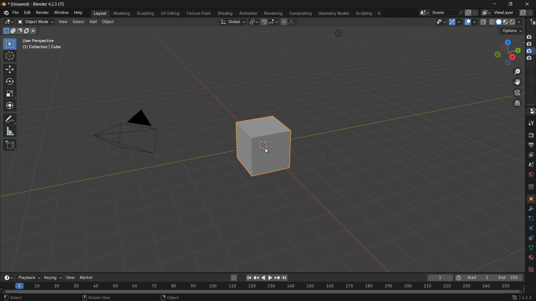  What do you see at coordinates (9, 22) in the screenshot?
I see `3D viewport` at bounding box center [9, 22].